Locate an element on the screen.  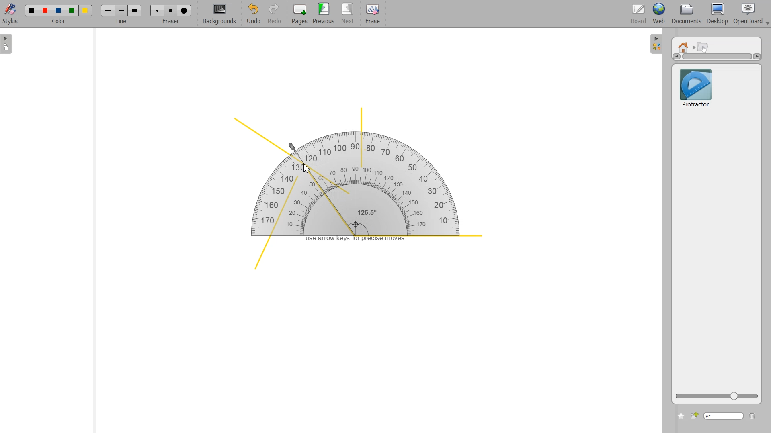
Add new file is located at coordinates (694, 416).